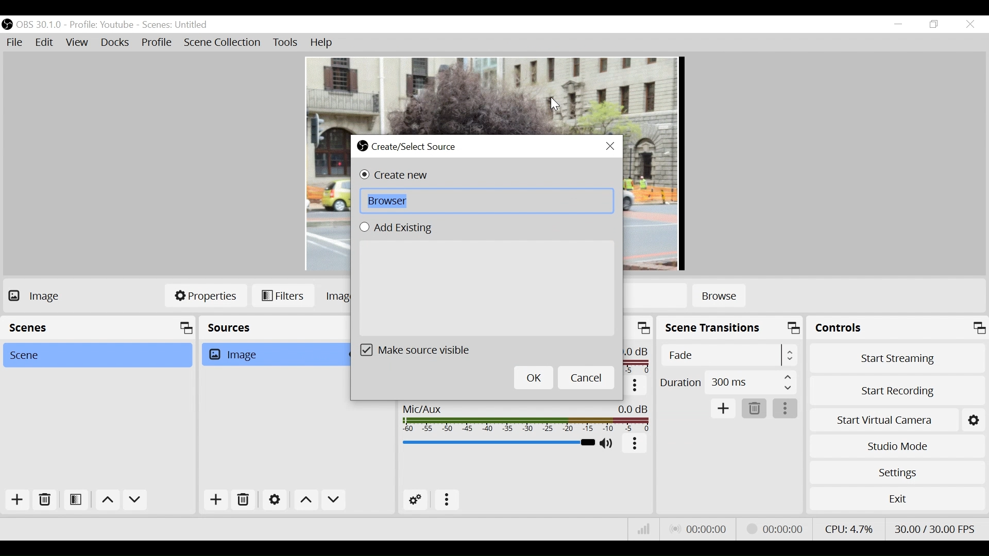 The height and width of the screenshot is (556, 989). Describe the element at coordinates (493, 90) in the screenshot. I see `Preview` at that location.